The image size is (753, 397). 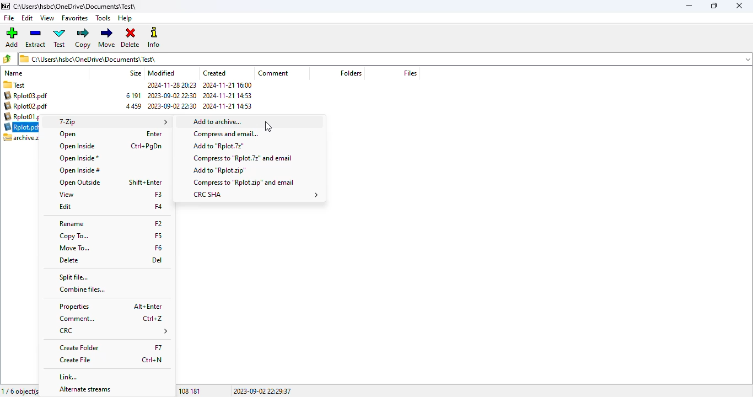 What do you see at coordinates (72, 223) in the screenshot?
I see `rename` at bounding box center [72, 223].